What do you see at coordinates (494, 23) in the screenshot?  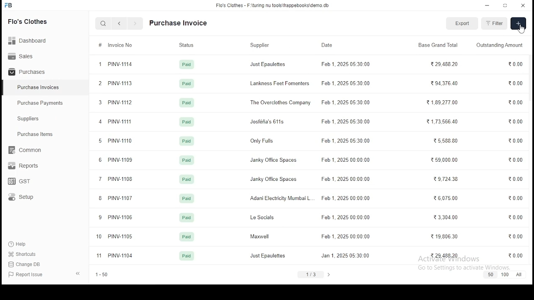 I see `filter` at bounding box center [494, 23].